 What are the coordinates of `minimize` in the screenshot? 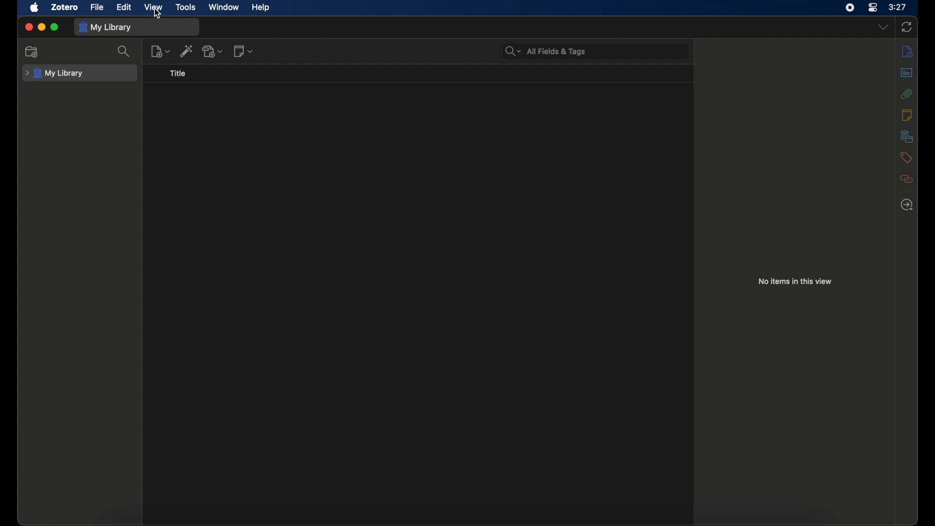 It's located at (42, 27).